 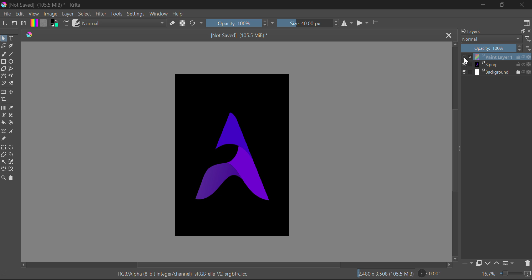 I want to click on Image, so click(x=51, y=15).